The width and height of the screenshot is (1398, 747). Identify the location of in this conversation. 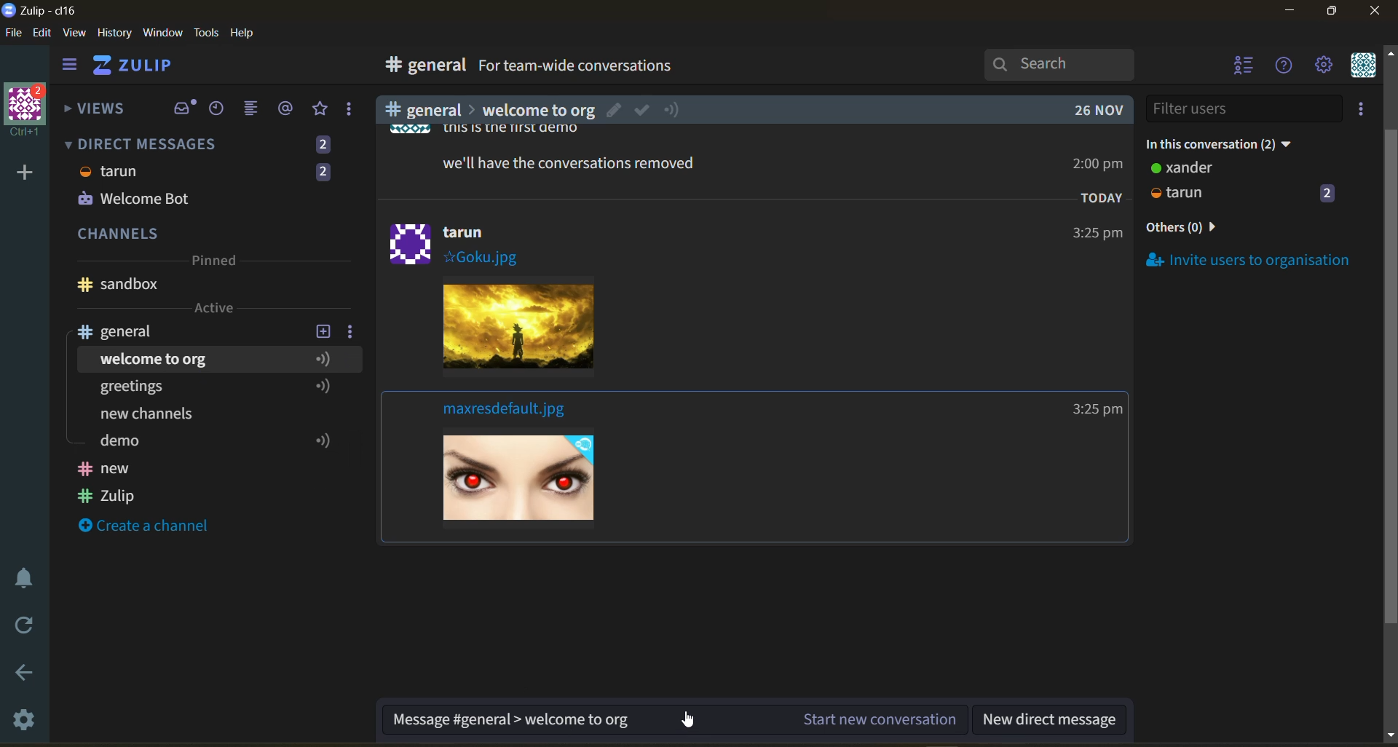
(1234, 141).